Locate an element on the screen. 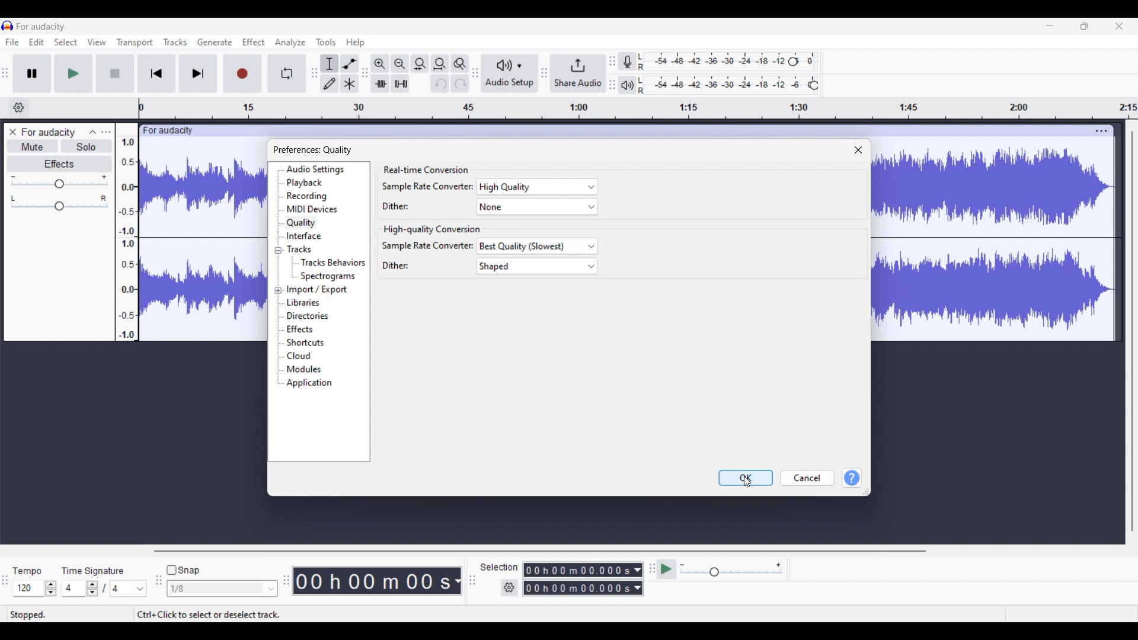 The image size is (1138, 640). dither: is located at coordinates (395, 205).